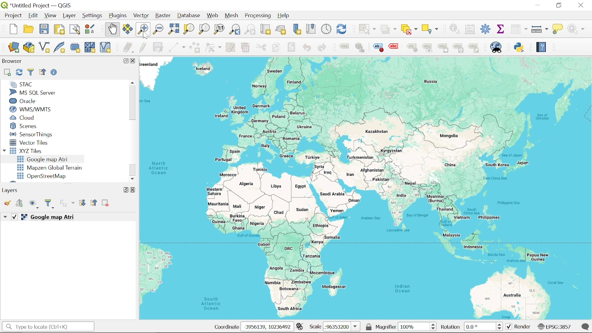 Image resolution: width=592 pixels, height=333 pixels. I want to click on Zoom to last, so click(234, 30).